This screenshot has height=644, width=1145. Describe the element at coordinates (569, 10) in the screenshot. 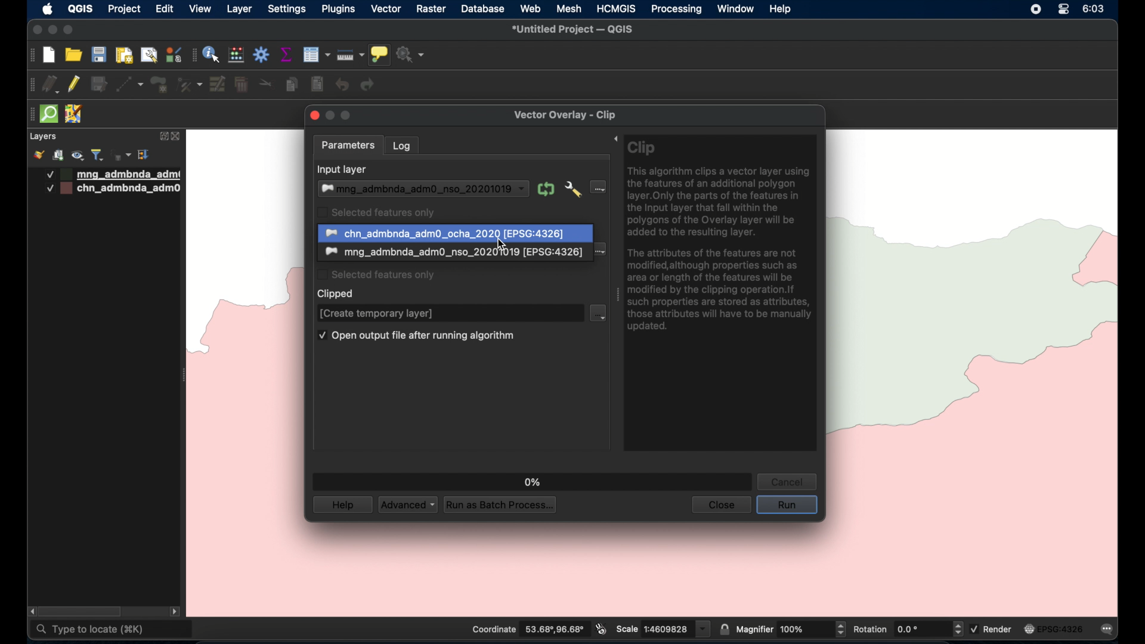

I see `mesh` at that location.